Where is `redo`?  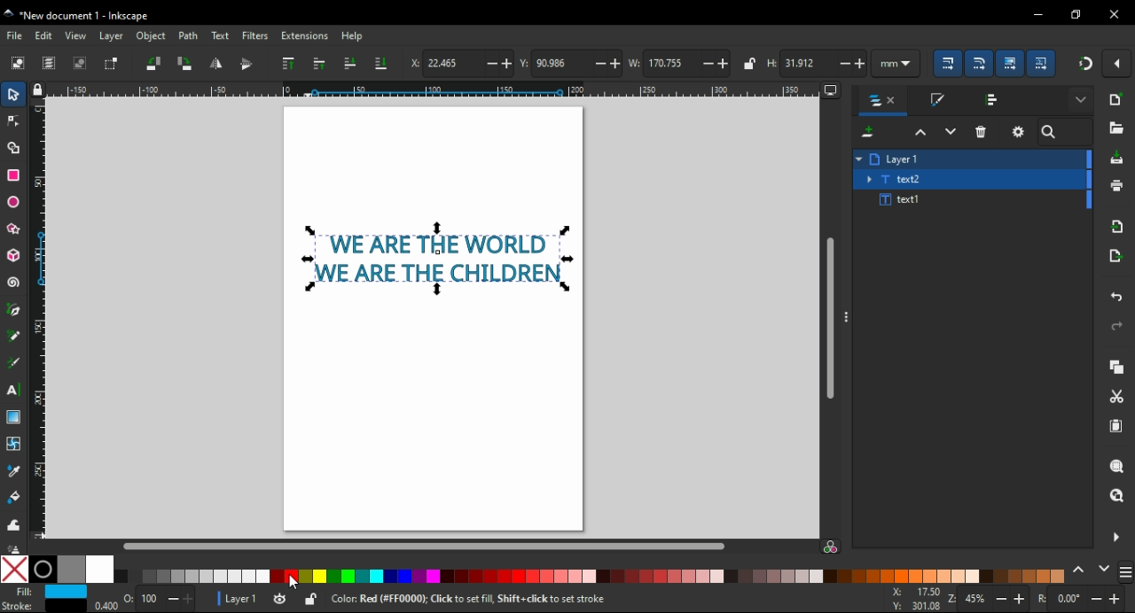
redo is located at coordinates (1117, 327).